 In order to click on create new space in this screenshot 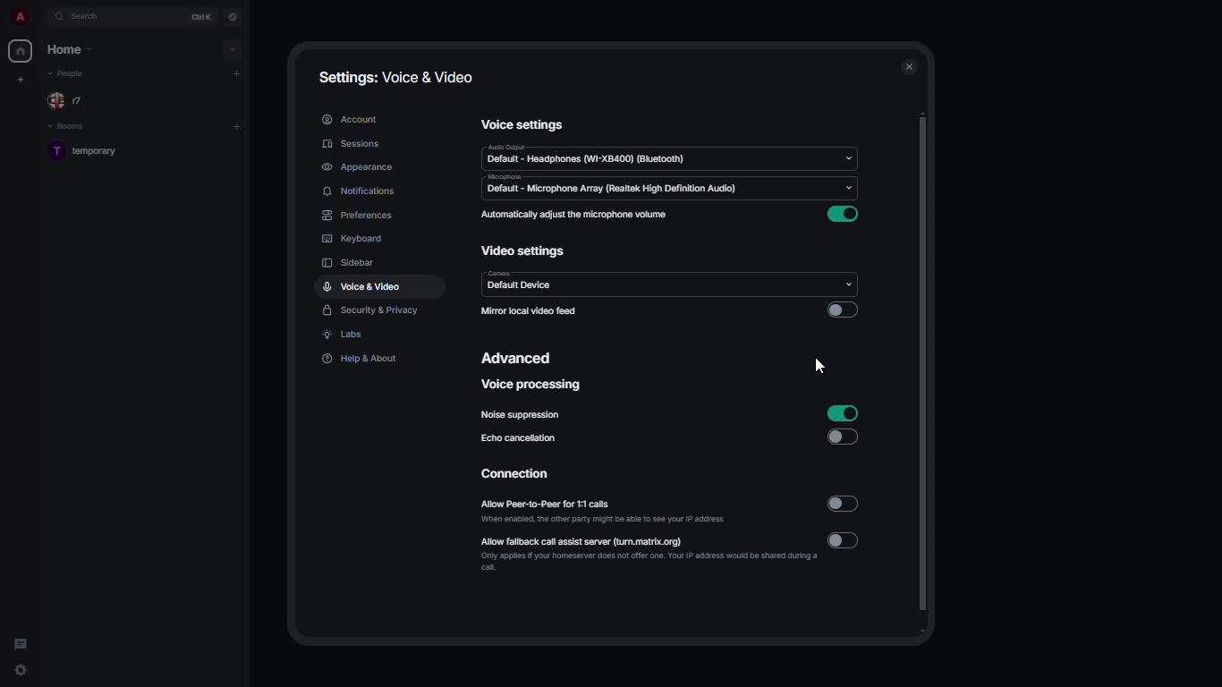, I will do `click(24, 78)`.